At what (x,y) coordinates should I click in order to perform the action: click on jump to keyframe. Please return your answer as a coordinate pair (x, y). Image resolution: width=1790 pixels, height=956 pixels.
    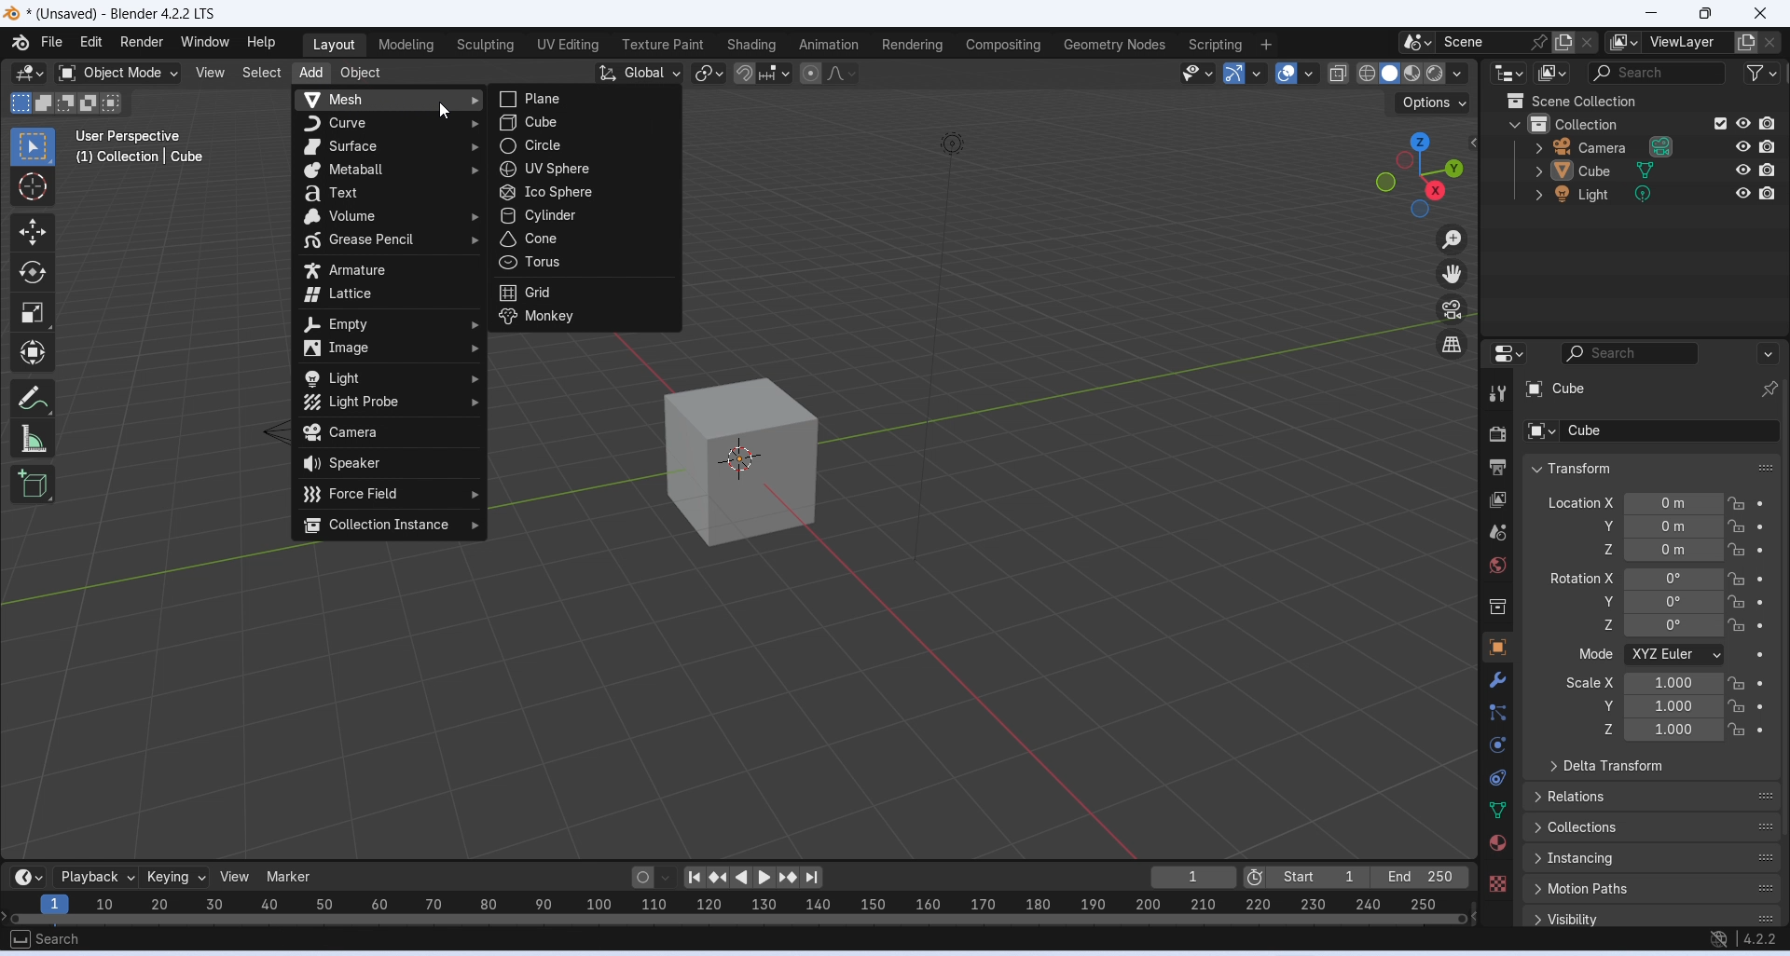
    Looking at the image, I should click on (790, 878).